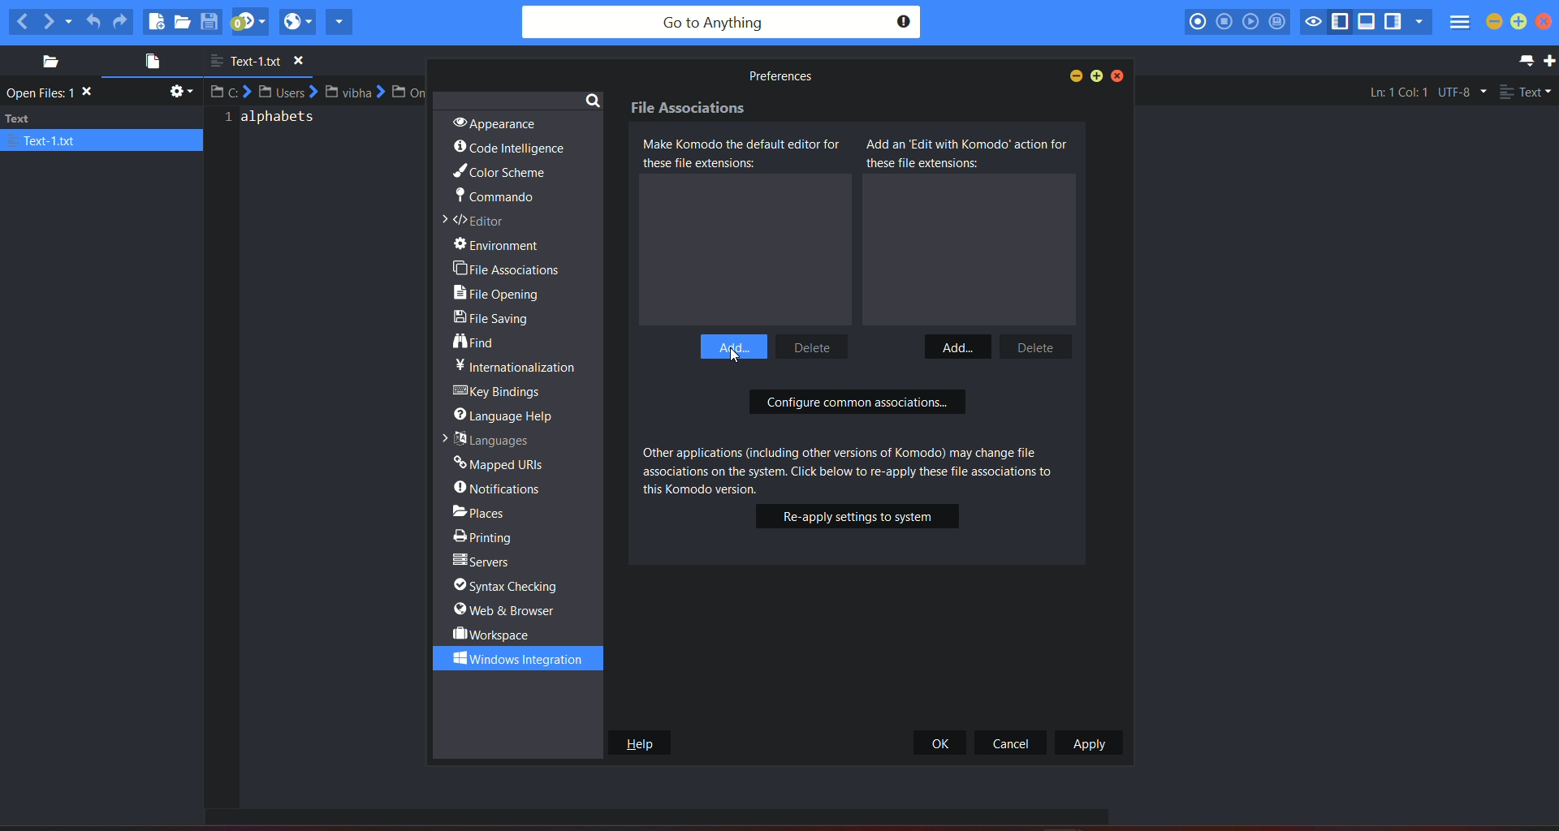  Describe the element at coordinates (507, 268) in the screenshot. I see `file associations` at that location.